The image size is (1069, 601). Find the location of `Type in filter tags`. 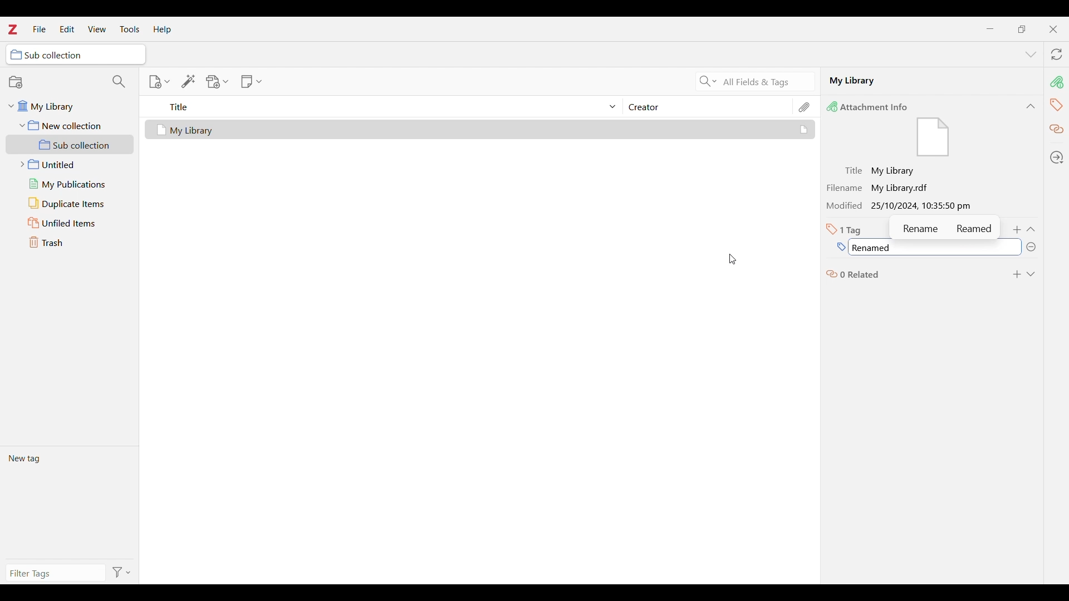

Type in filter tags is located at coordinates (53, 575).